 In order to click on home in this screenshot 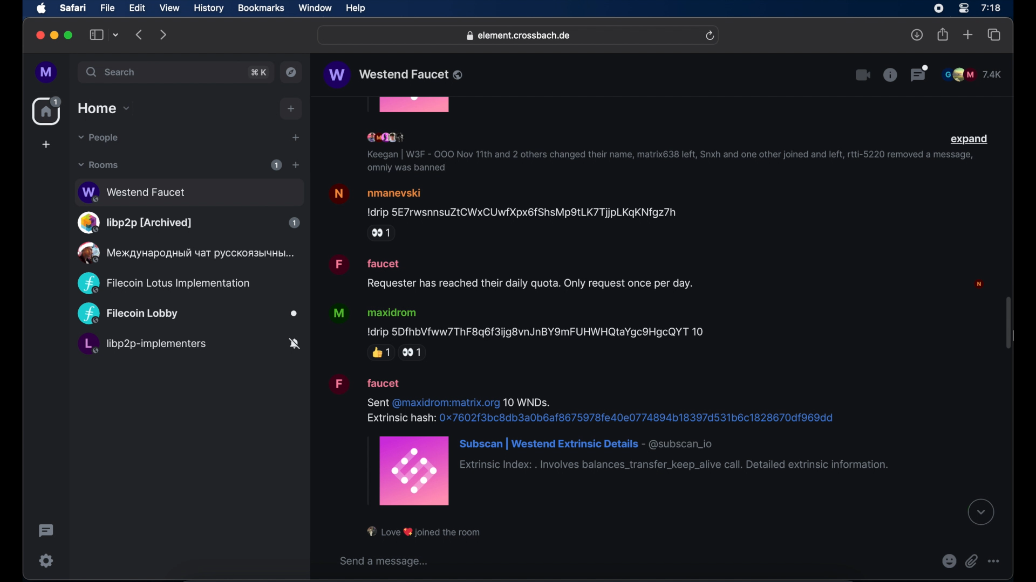, I will do `click(48, 111)`.